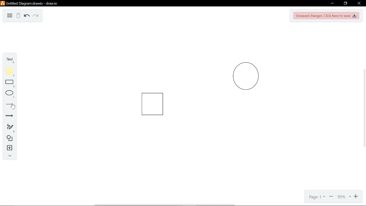 This screenshot has height=206, width=366. What do you see at coordinates (359, 3) in the screenshot?
I see `CLose` at bounding box center [359, 3].